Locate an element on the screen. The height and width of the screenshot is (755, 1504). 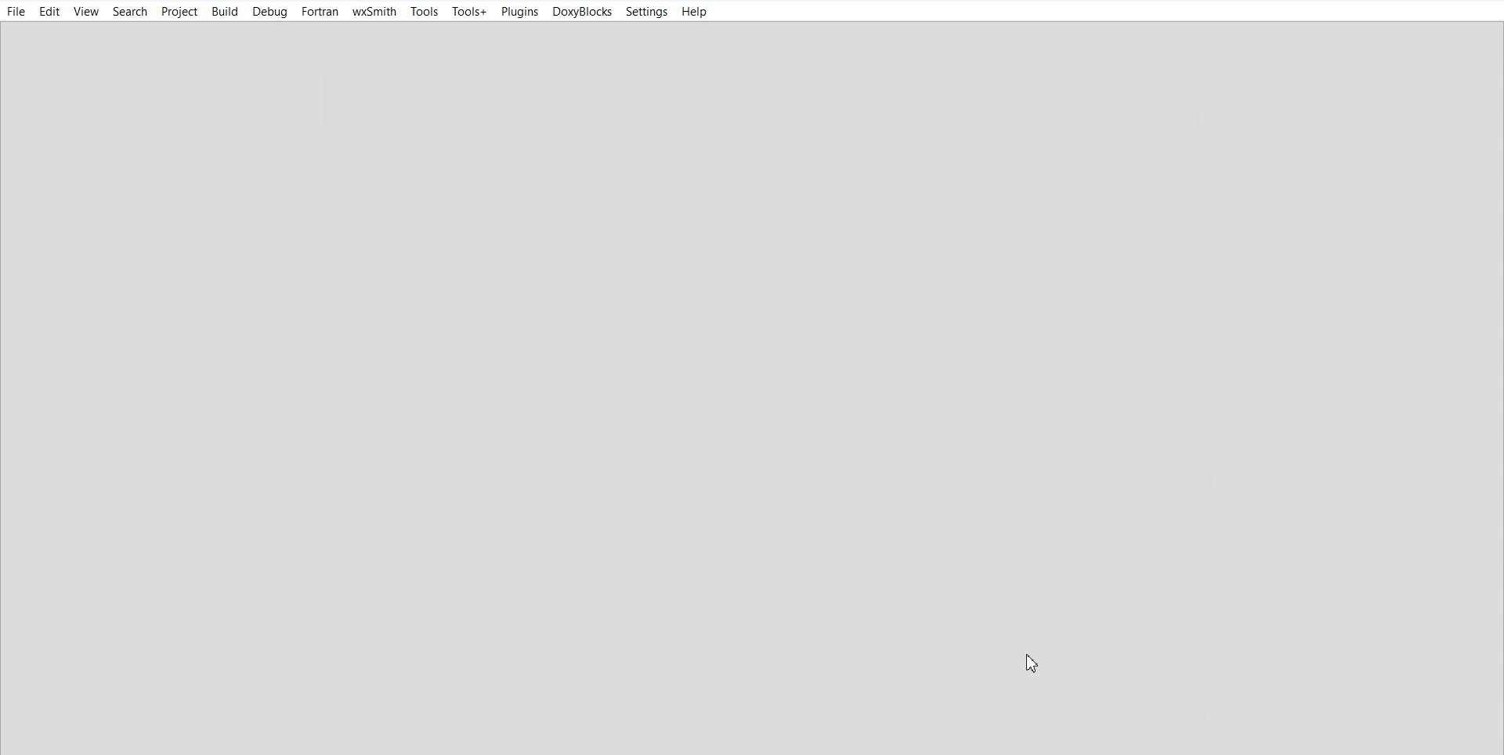
File is located at coordinates (16, 13).